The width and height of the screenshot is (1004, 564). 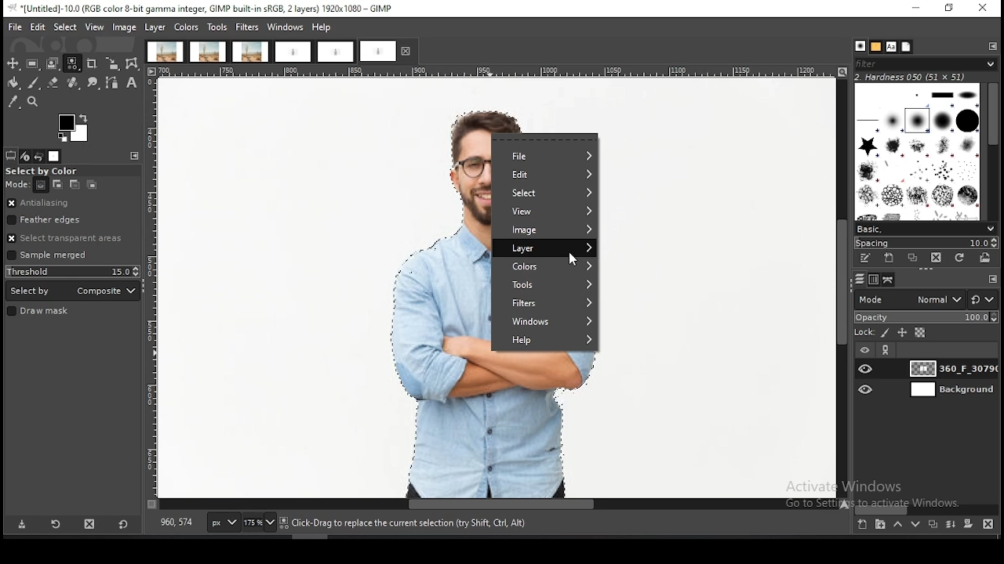 What do you see at coordinates (68, 238) in the screenshot?
I see `select transparent areas` at bounding box center [68, 238].